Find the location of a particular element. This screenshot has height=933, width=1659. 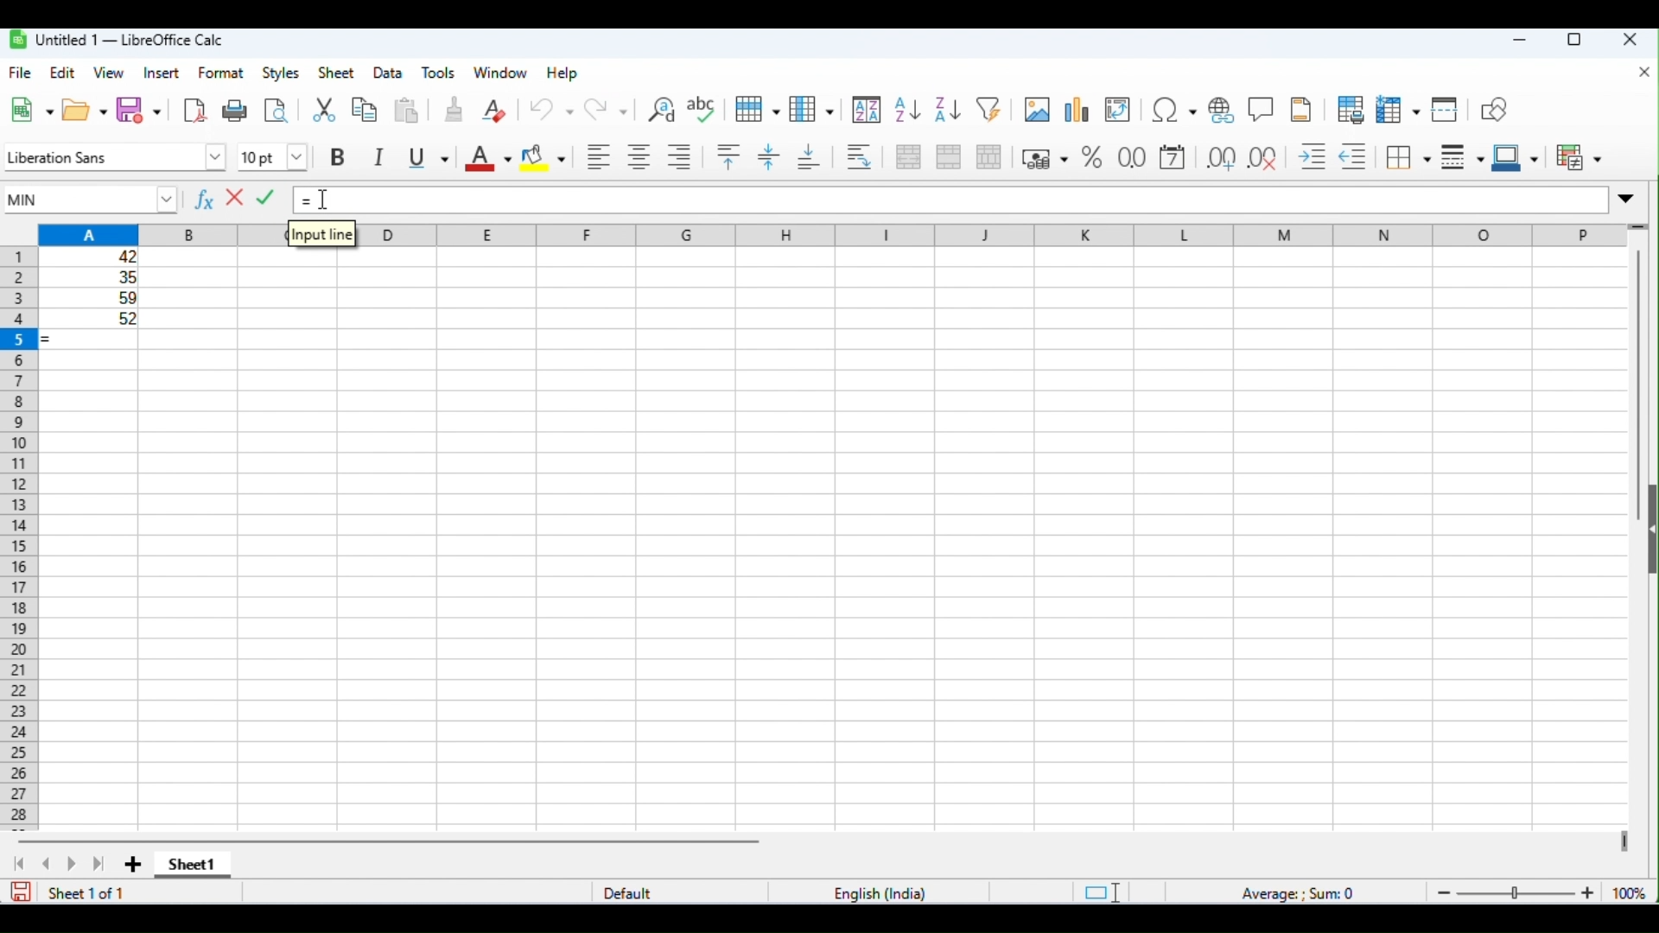

align center is located at coordinates (638, 156).